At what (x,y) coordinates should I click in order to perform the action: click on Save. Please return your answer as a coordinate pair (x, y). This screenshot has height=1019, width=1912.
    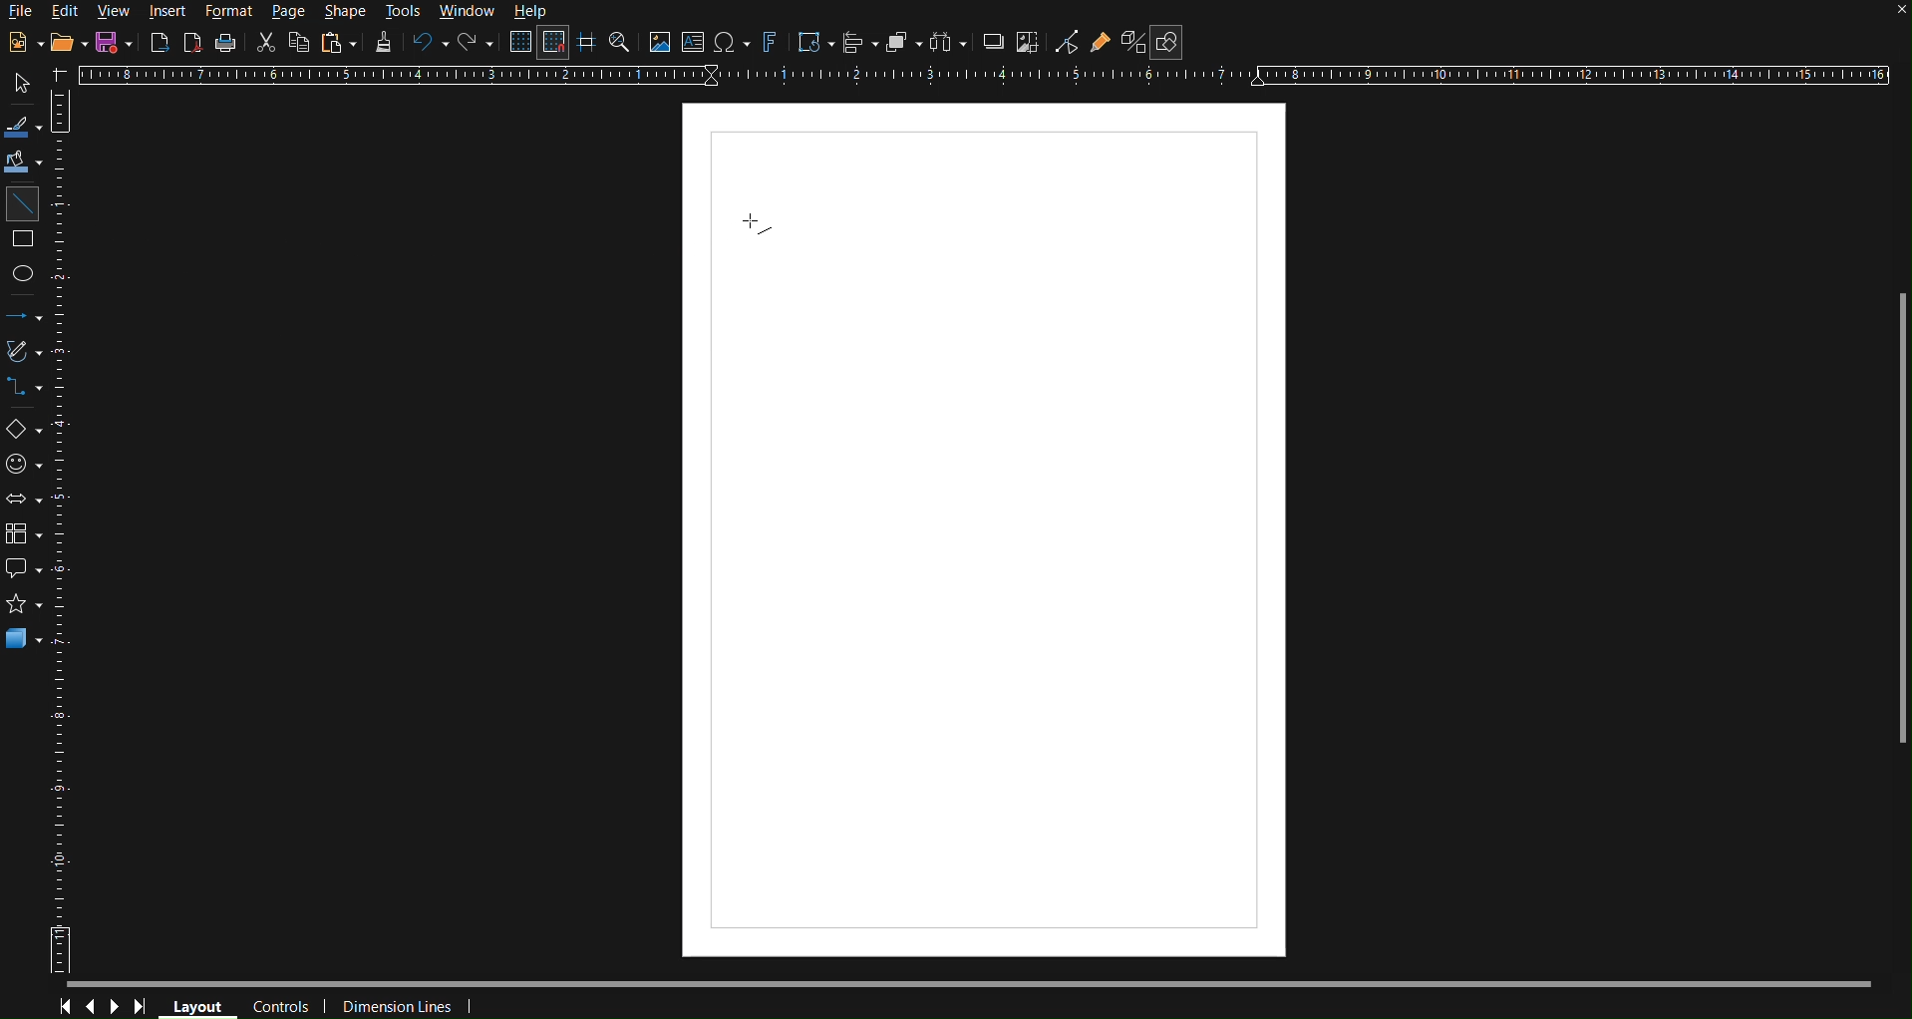
    Looking at the image, I should click on (109, 43).